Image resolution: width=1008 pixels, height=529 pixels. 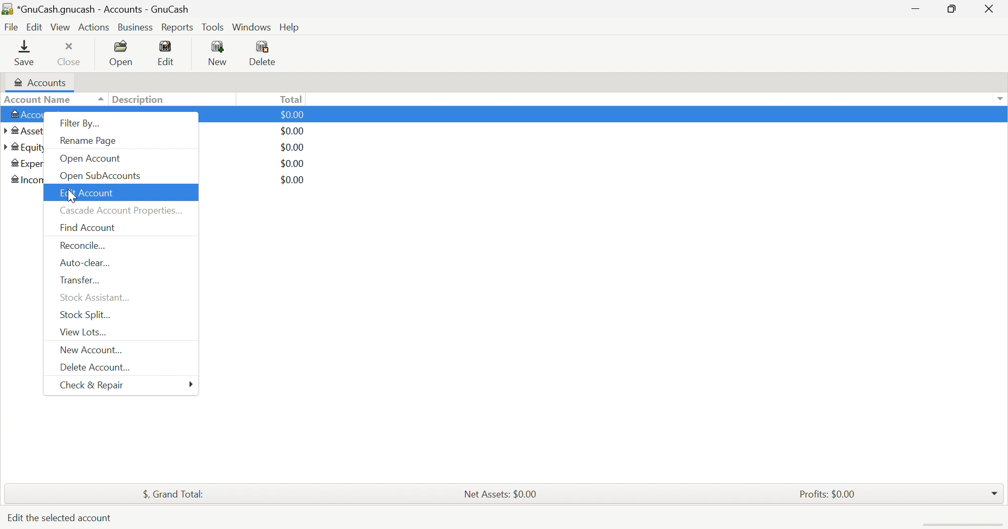 What do you see at coordinates (12, 27) in the screenshot?
I see `File` at bounding box center [12, 27].